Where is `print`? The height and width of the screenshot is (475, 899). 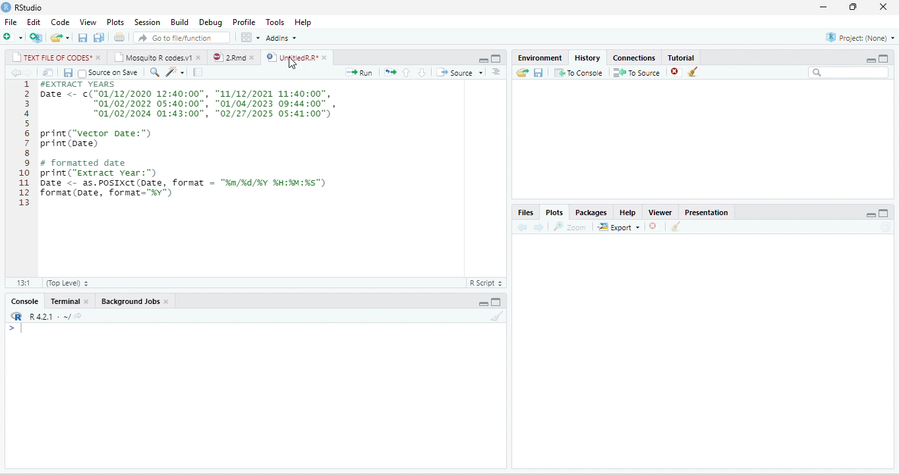 print is located at coordinates (119, 37).